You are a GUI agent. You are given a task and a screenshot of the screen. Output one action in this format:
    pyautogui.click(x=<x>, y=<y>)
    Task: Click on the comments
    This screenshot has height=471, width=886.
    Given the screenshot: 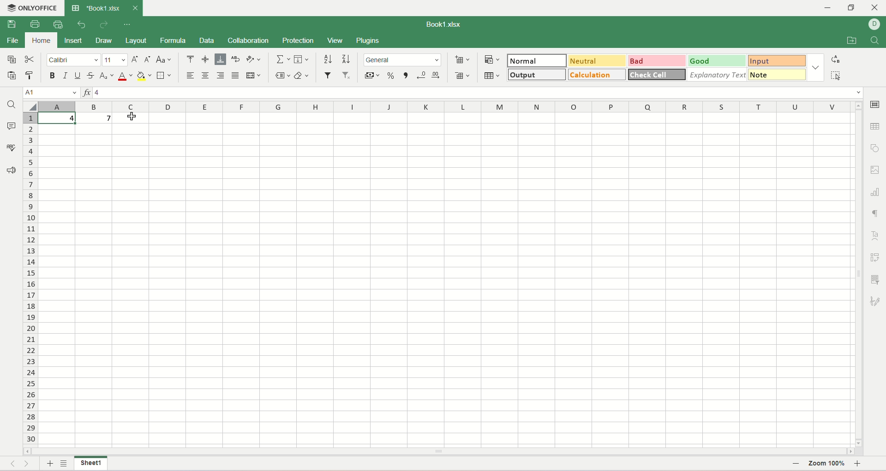 What is the action you would take?
    pyautogui.click(x=11, y=125)
    